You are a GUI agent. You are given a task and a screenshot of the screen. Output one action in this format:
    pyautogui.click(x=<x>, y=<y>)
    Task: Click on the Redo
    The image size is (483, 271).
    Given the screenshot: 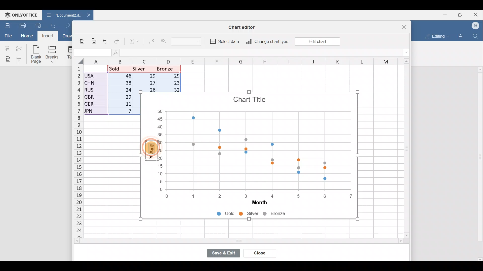 What is the action you would take?
    pyautogui.click(x=68, y=25)
    